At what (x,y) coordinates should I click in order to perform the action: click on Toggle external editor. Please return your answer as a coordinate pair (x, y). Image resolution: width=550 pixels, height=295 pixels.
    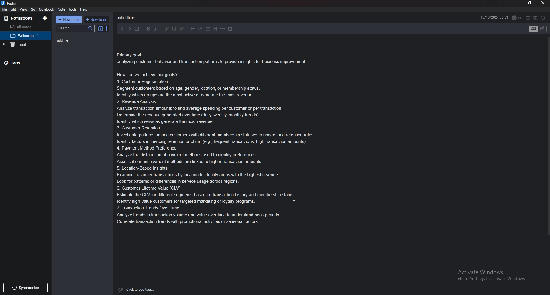
    Looking at the image, I should click on (137, 29).